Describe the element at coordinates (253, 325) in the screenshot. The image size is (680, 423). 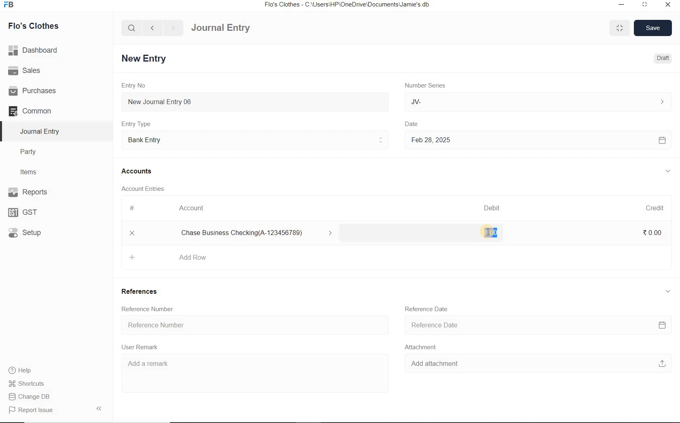
I see `Reference Number` at that location.